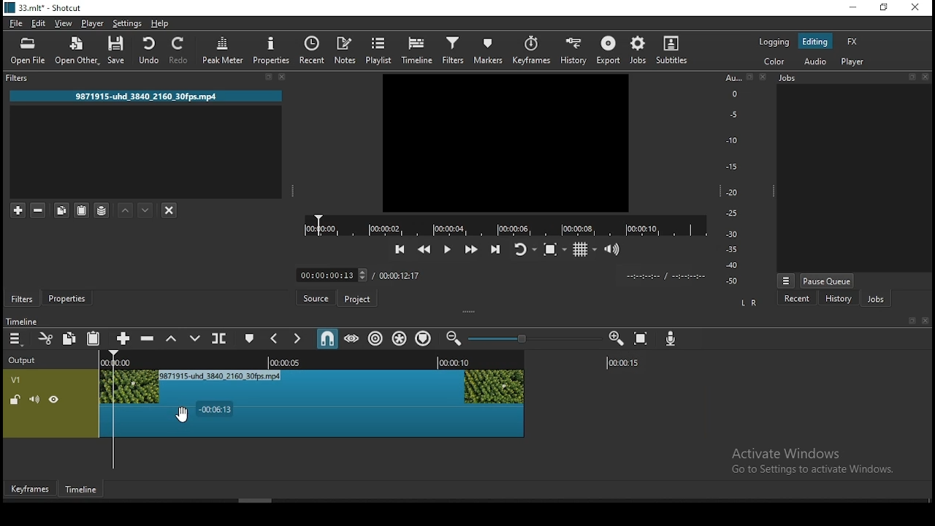 This screenshot has height=526, width=935. What do you see at coordinates (505, 142) in the screenshot?
I see `preview` at bounding box center [505, 142].